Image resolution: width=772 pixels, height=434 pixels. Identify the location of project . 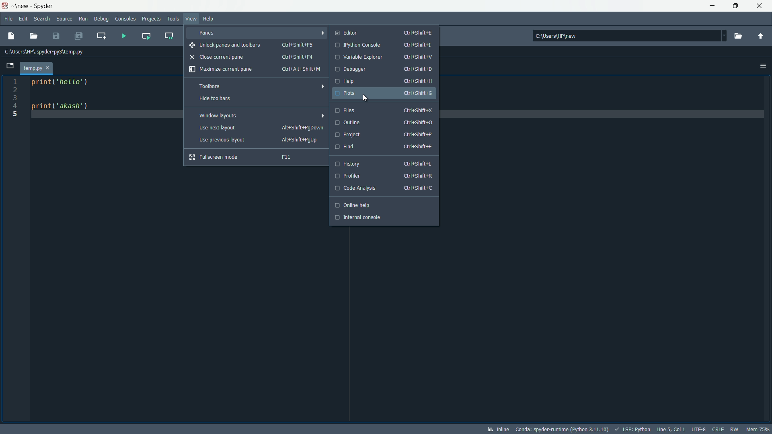
(384, 134).